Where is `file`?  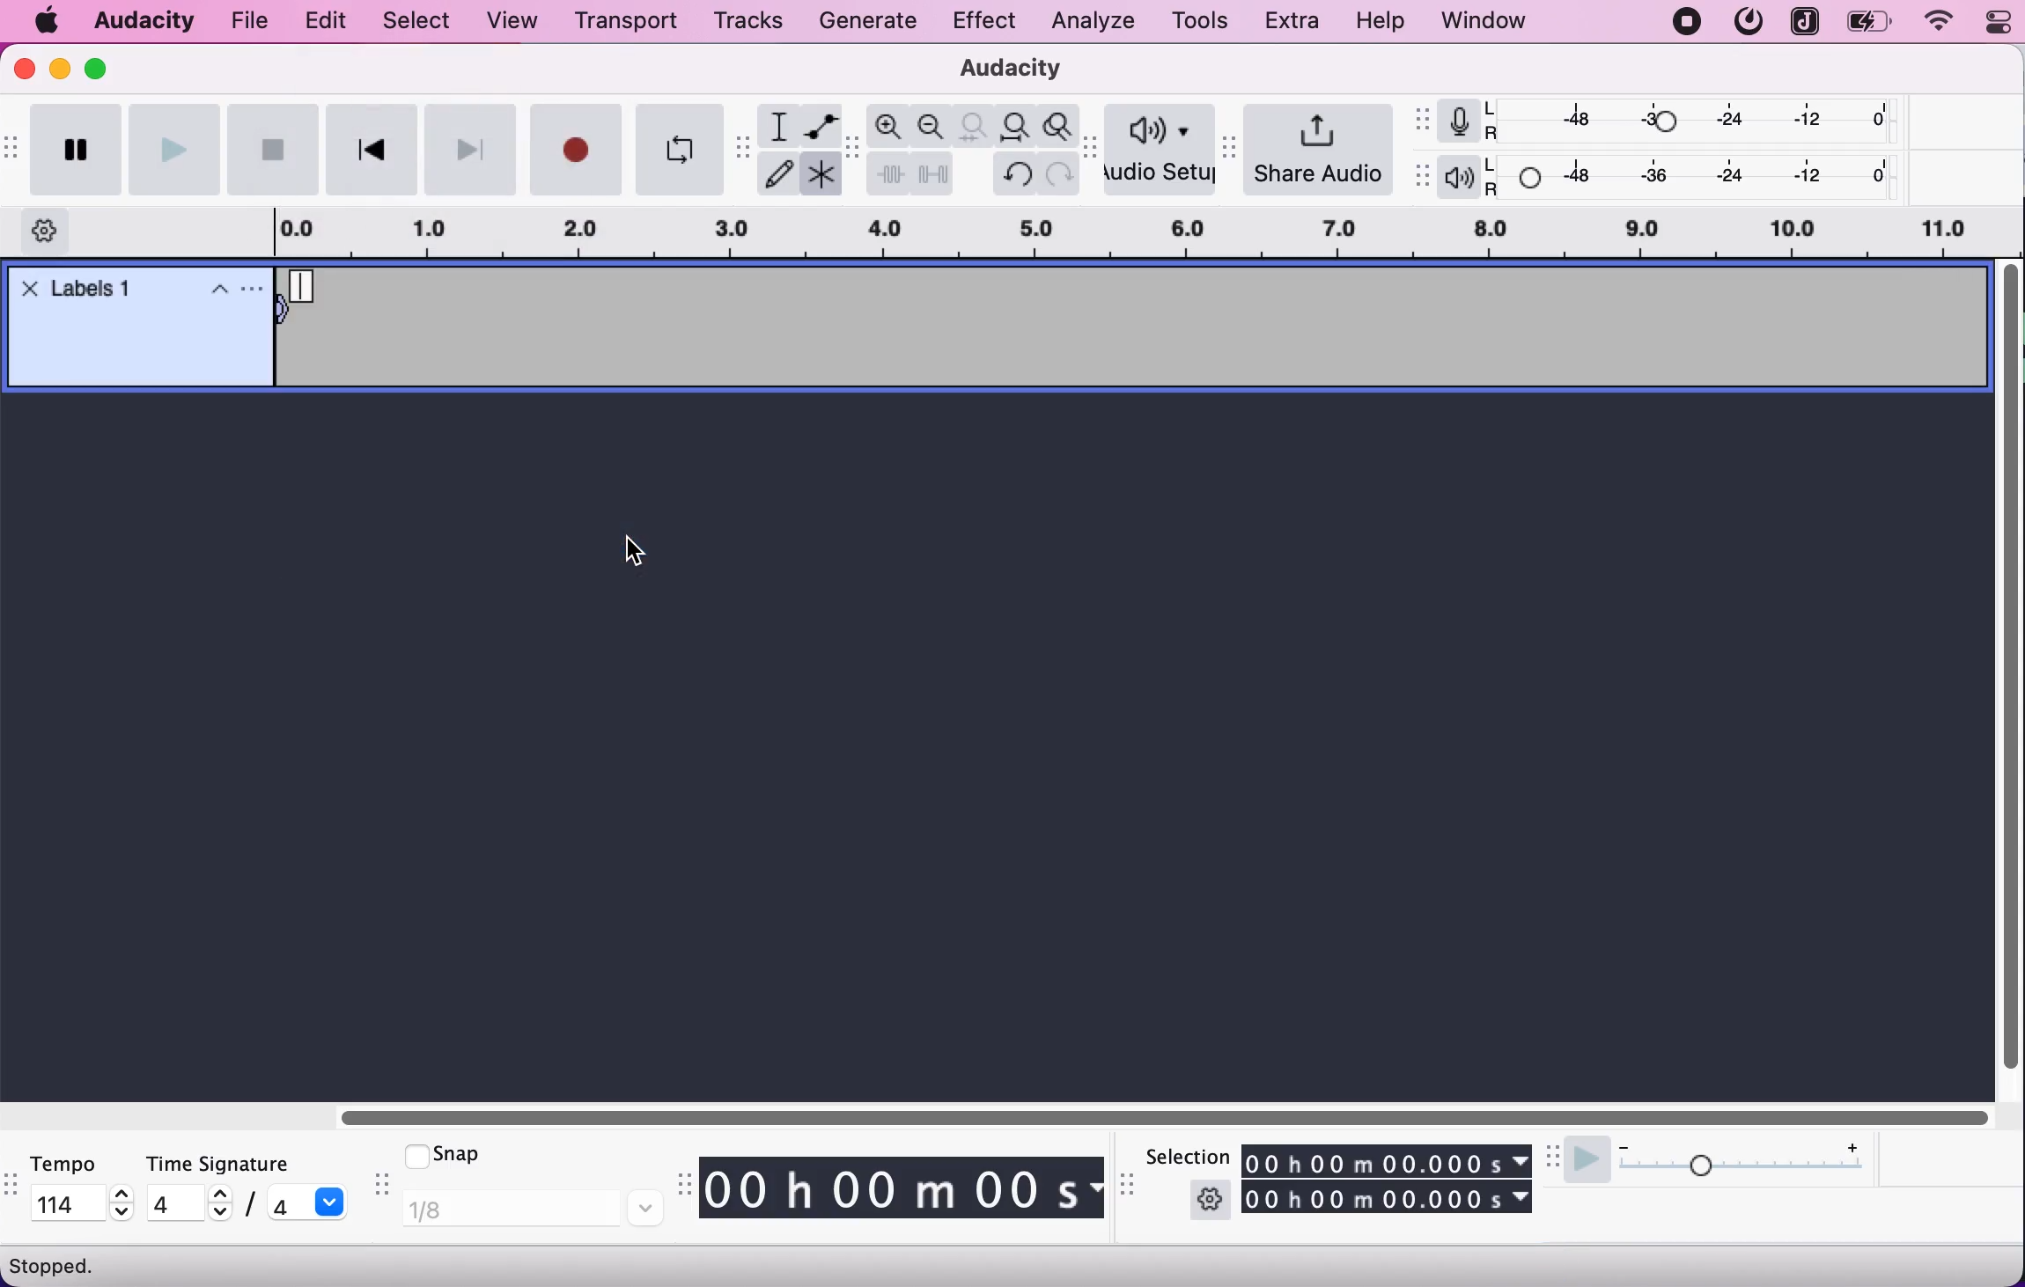
file is located at coordinates (252, 19).